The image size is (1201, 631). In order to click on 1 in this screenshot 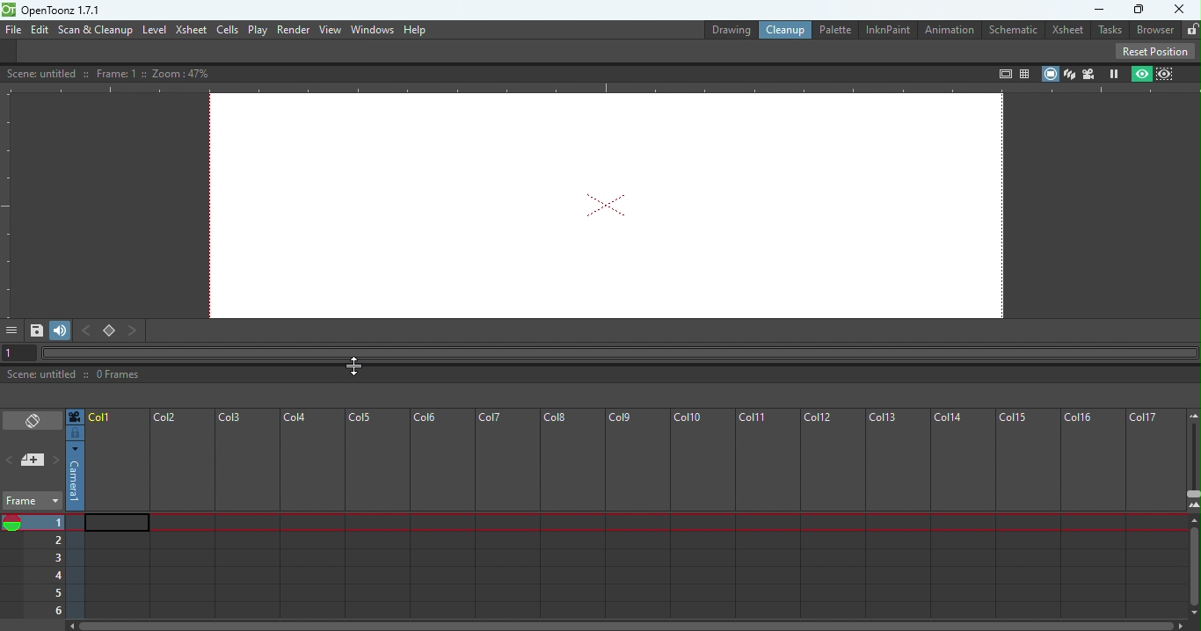, I will do `click(13, 350)`.